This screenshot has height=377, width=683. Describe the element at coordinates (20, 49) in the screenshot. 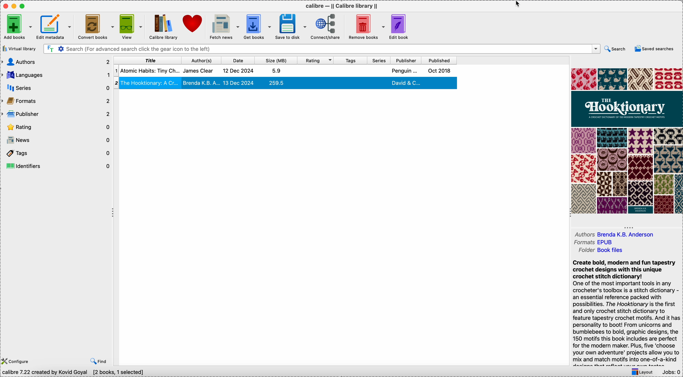

I see `virtual library` at that location.